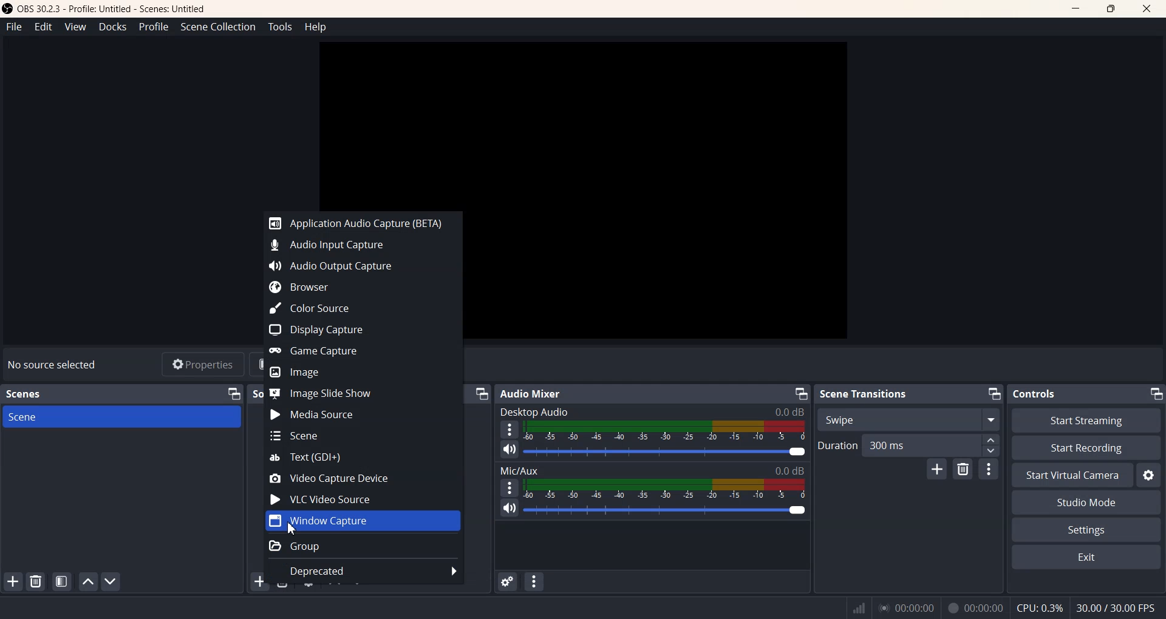  I want to click on Minimize, so click(480, 393).